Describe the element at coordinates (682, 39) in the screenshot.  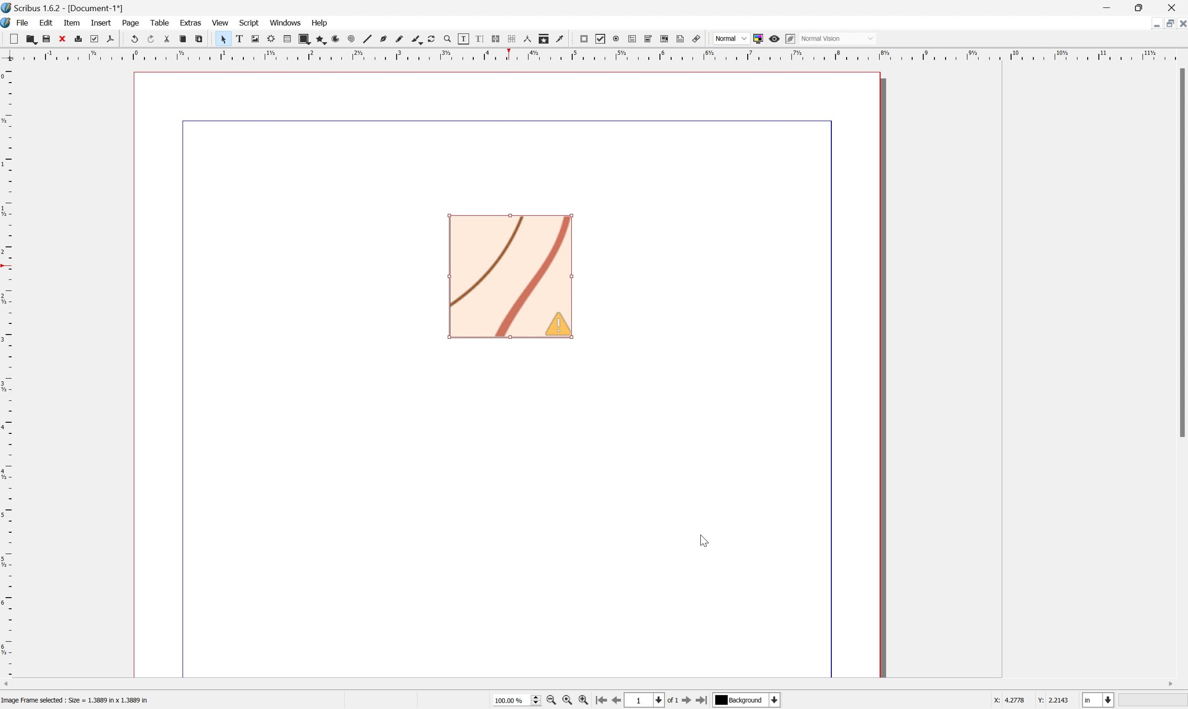
I see `text annotation` at that location.